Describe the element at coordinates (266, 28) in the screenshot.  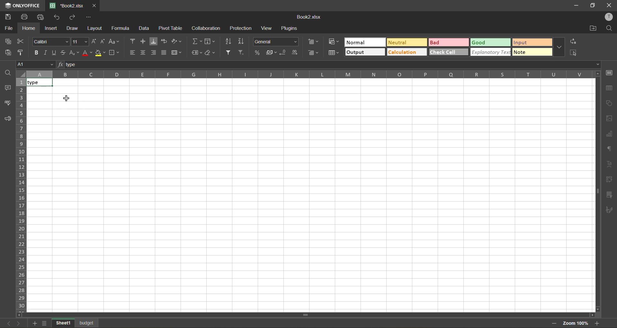
I see `view` at that location.